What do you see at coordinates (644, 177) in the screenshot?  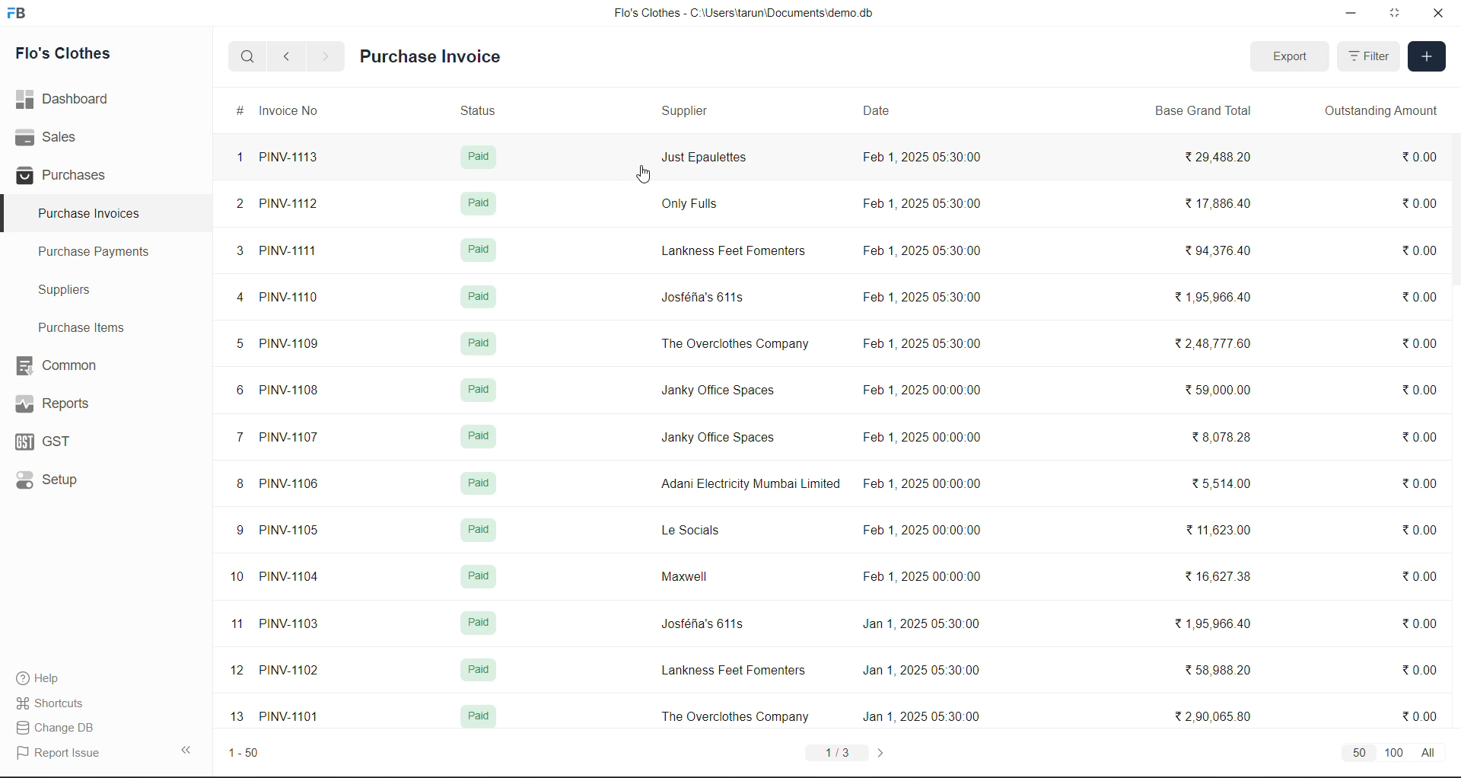 I see `cursor` at bounding box center [644, 177].